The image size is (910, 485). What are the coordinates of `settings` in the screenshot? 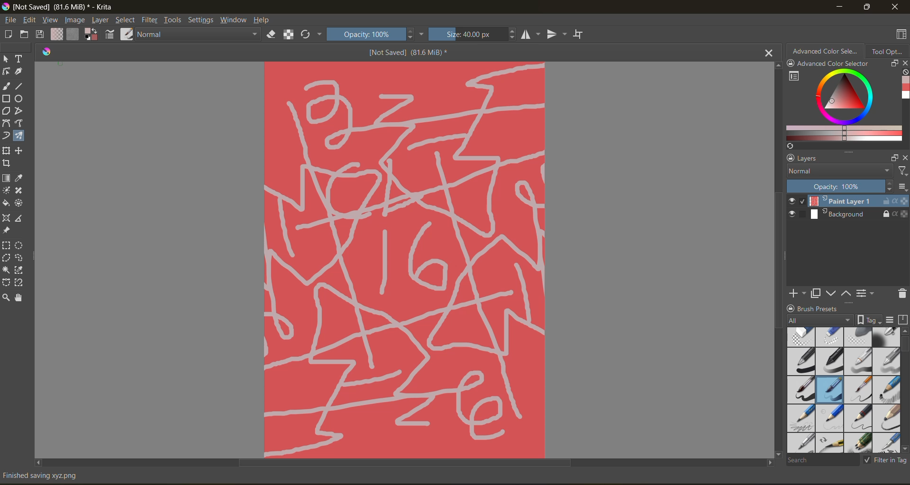 It's located at (200, 20).